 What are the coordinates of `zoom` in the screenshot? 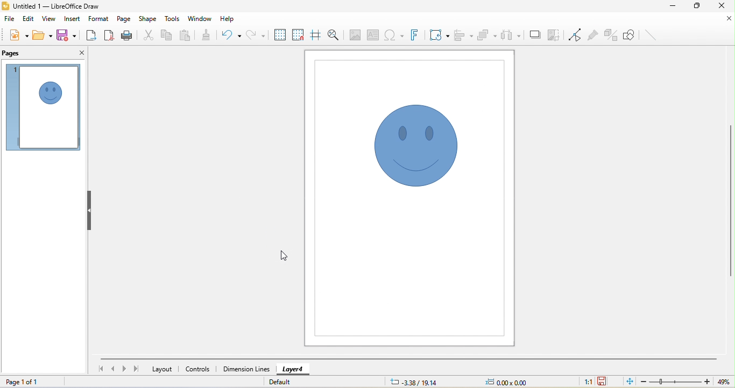 It's located at (675, 382).